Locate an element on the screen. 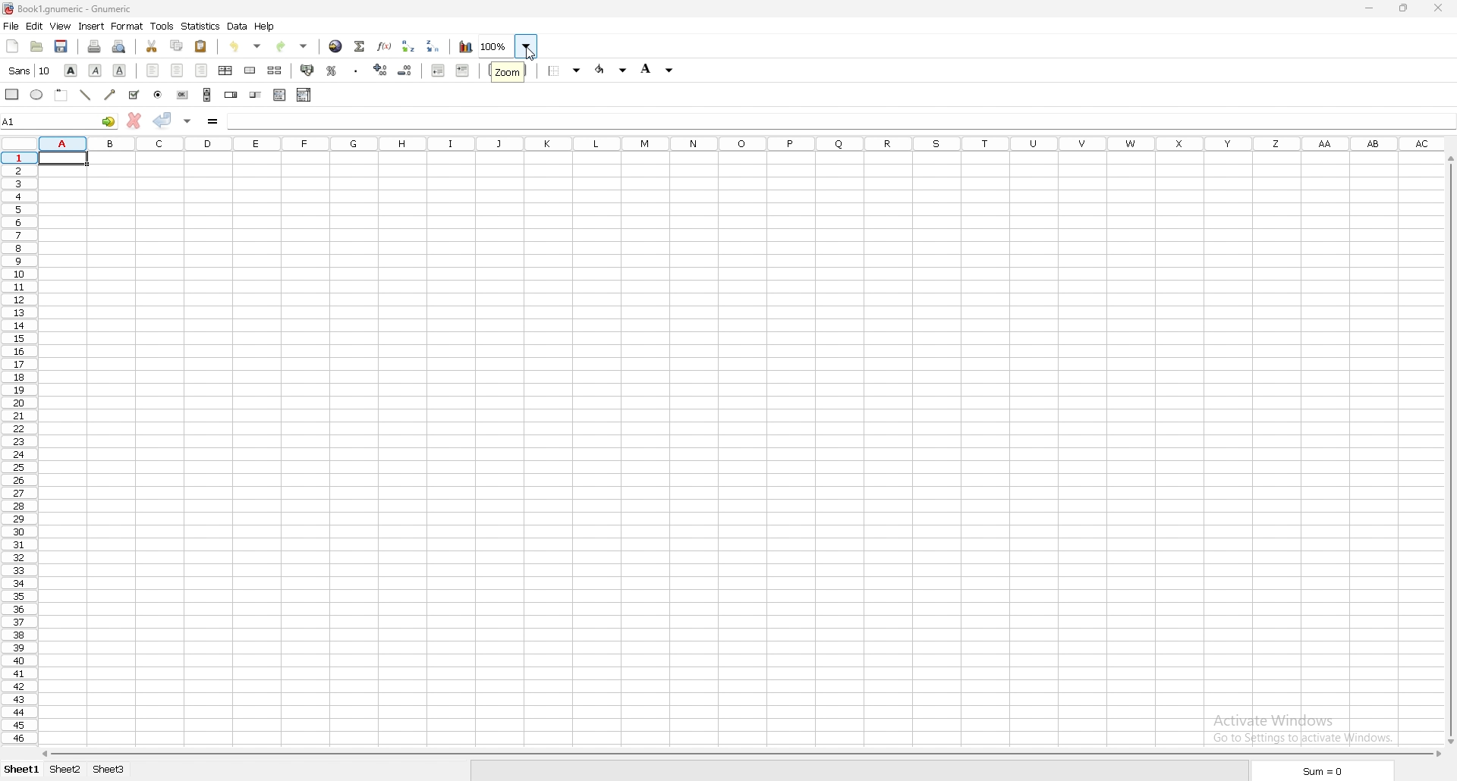 The width and height of the screenshot is (1457, 781). Drop down is located at coordinates (578, 70).